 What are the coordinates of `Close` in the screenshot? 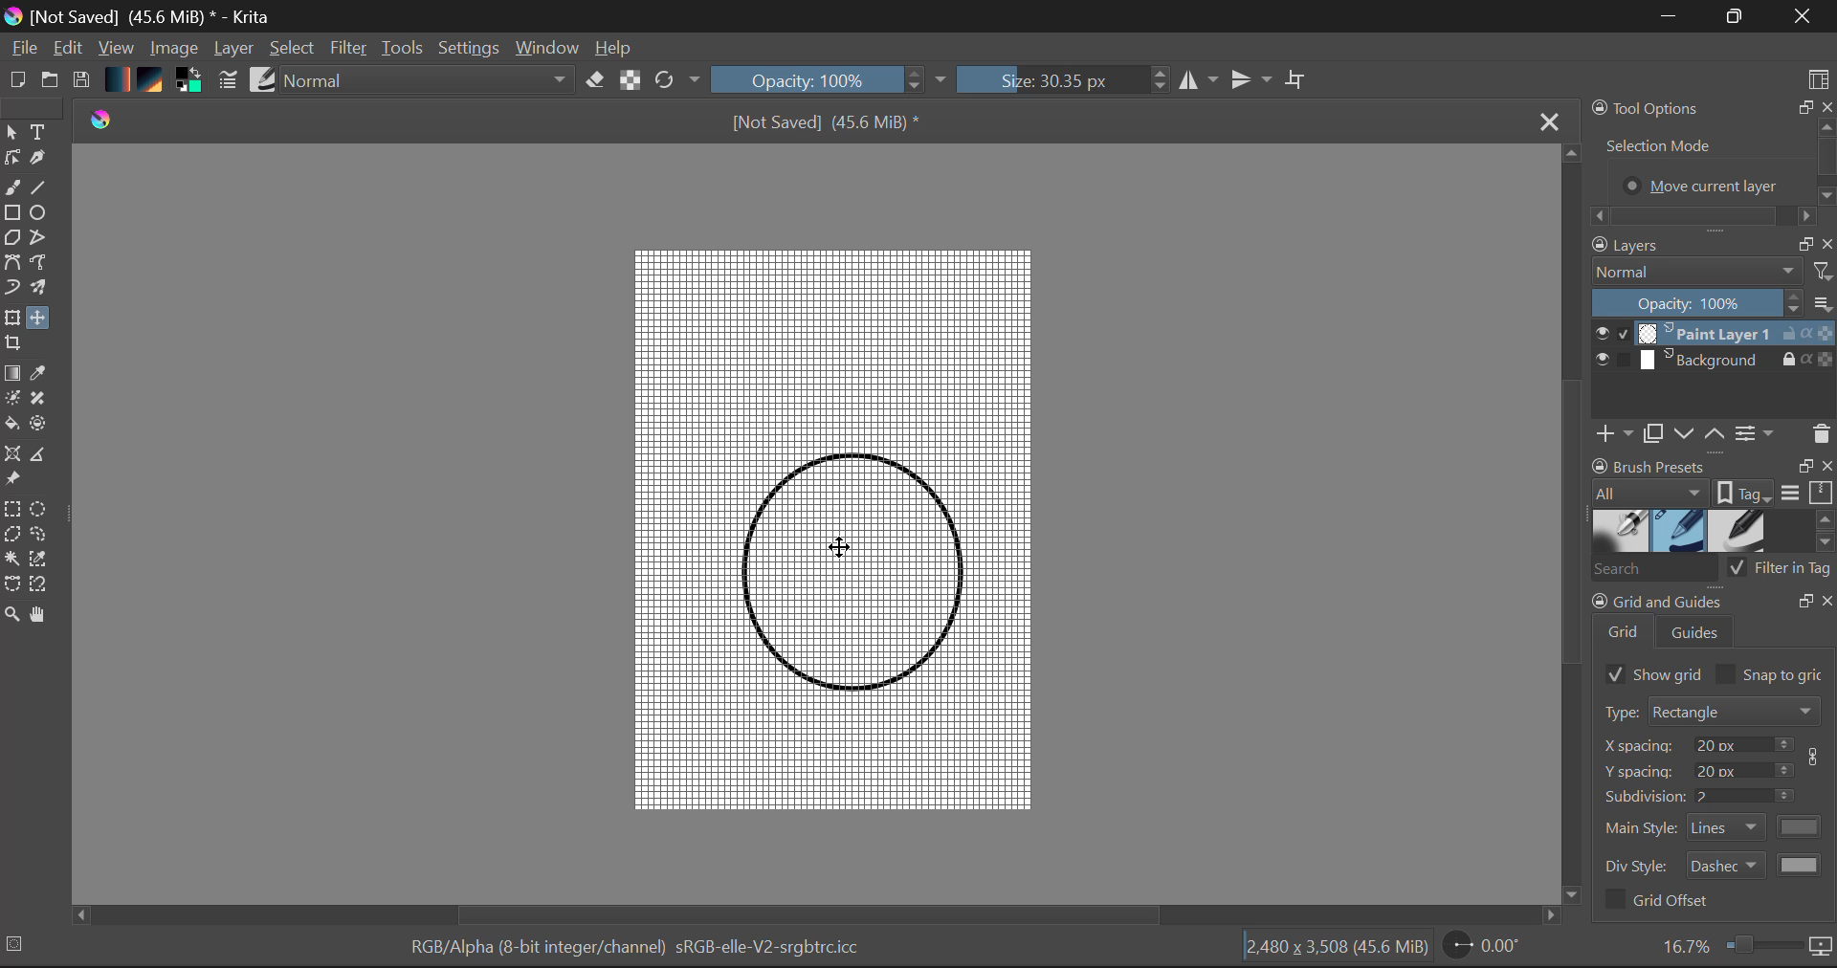 It's located at (1549, 121).